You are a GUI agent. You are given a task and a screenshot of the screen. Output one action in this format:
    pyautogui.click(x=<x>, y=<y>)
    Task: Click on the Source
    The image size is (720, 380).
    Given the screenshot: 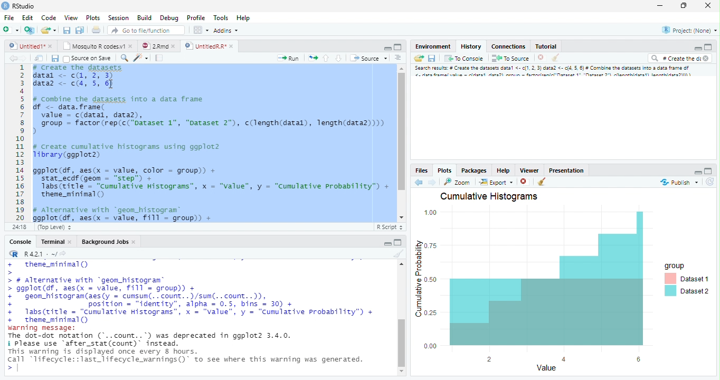 What is the action you would take?
    pyautogui.click(x=368, y=59)
    